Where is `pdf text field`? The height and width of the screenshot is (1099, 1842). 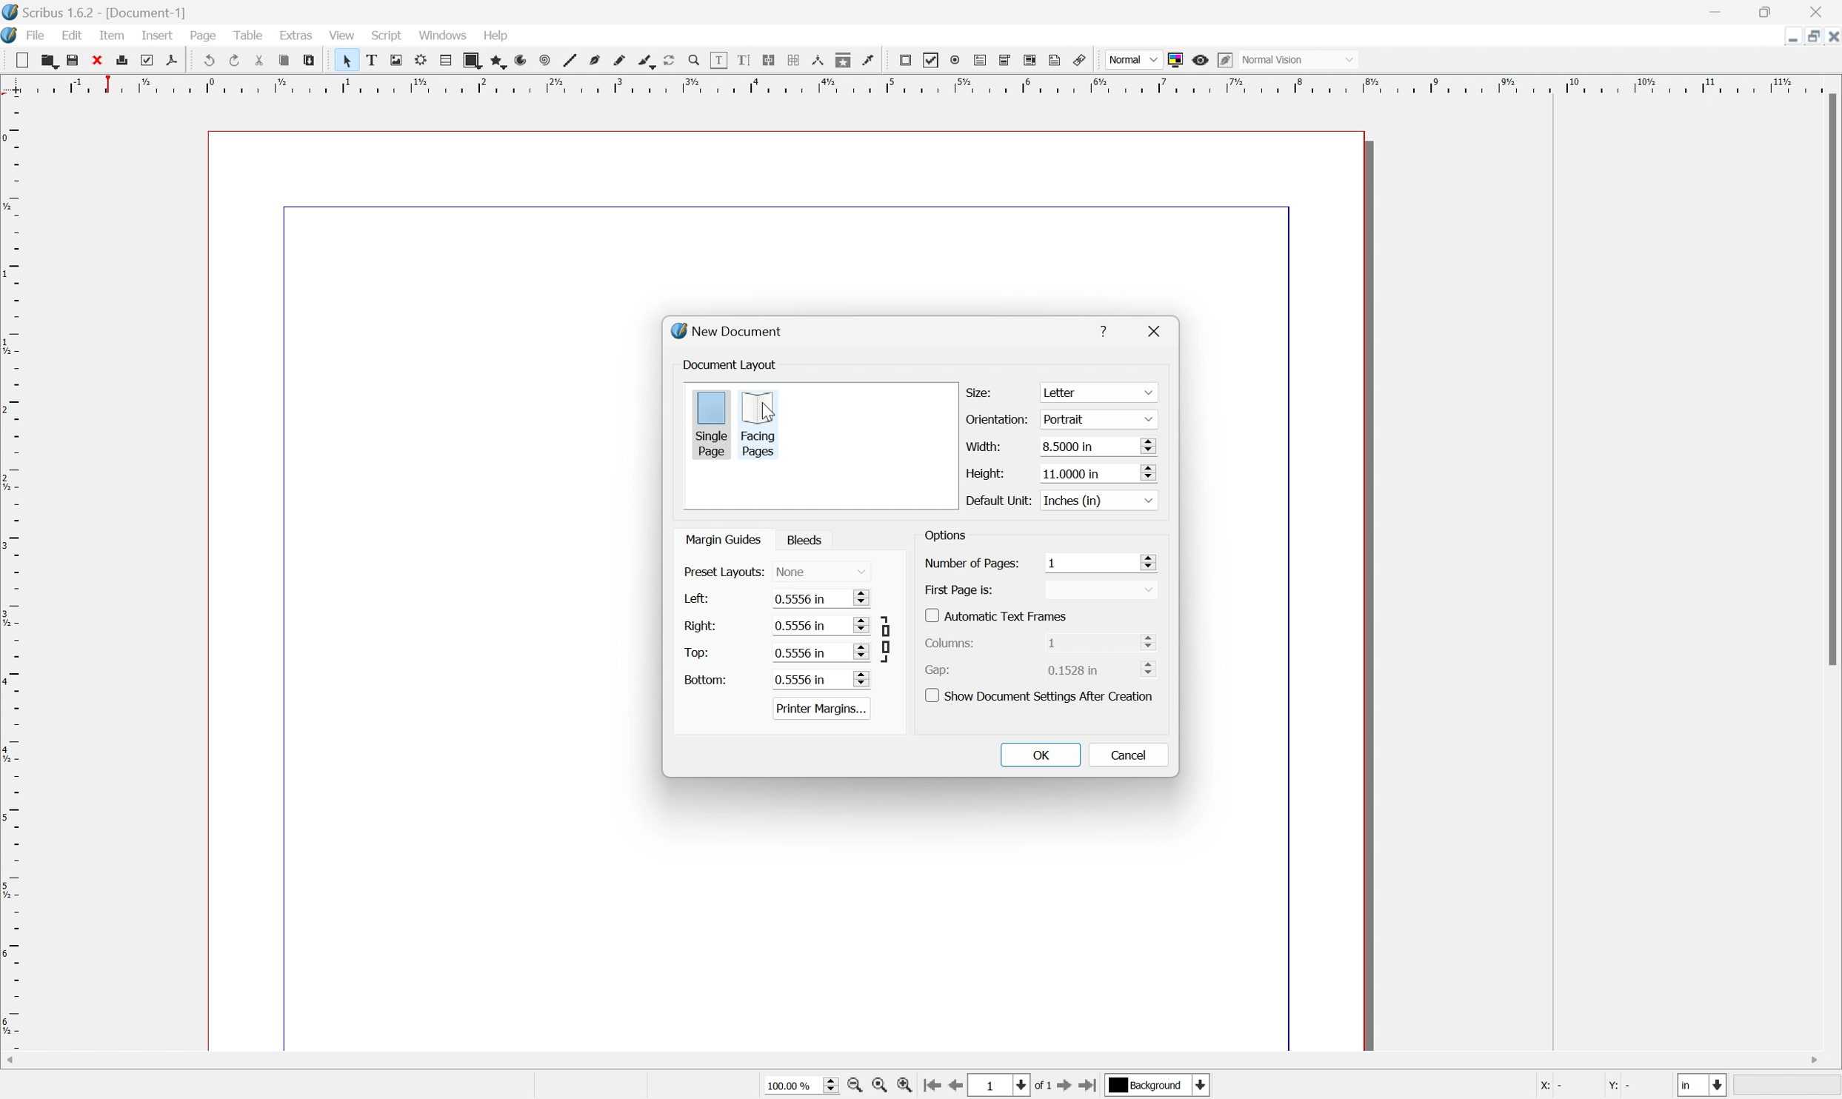
pdf text field is located at coordinates (982, 59).